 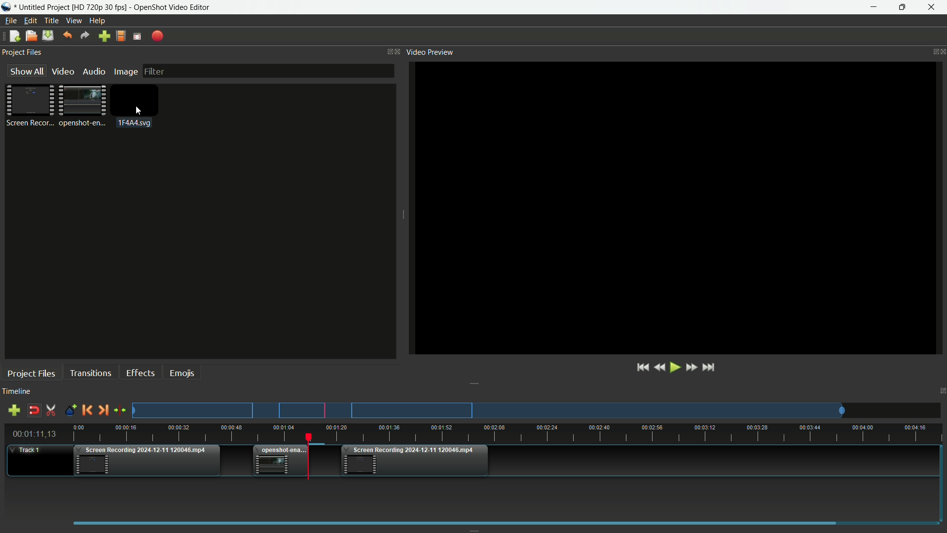 I want to click on cursor, so click(x=139, y=111).